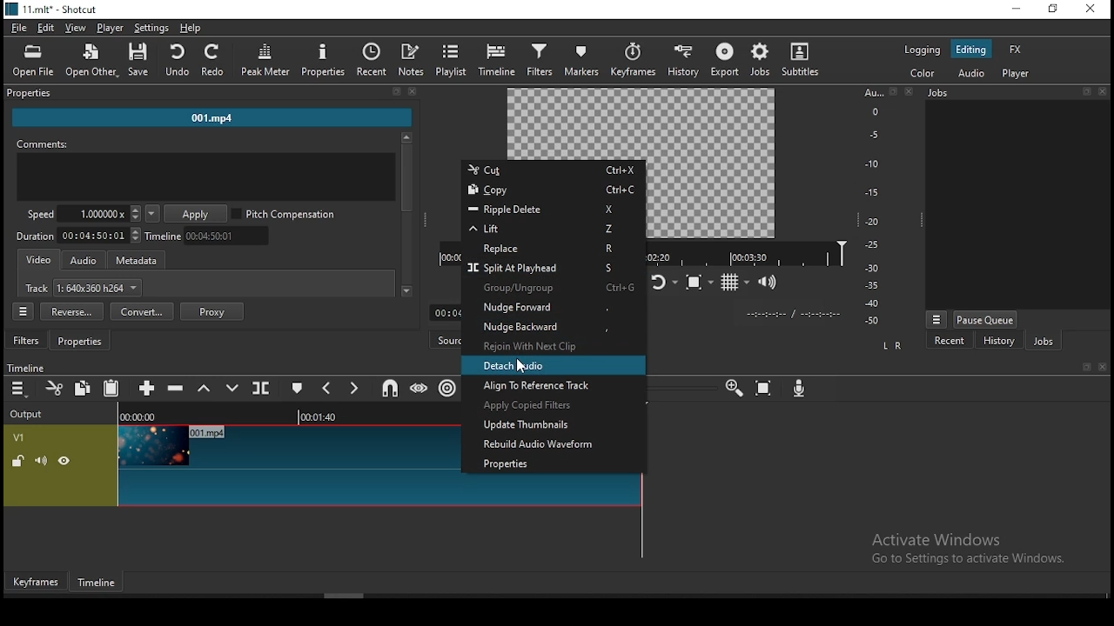  What do you see at coordinates (36, 583) in the screenshot?
I see `keyframes` at bounding box center [36, 583].